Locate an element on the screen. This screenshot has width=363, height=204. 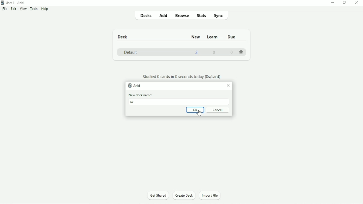
Cursor is located at coordinates (200, 114).